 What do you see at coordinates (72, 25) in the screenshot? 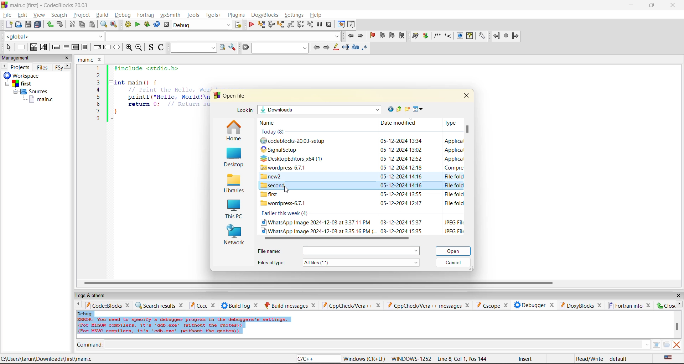
I see `cut` at bounding box center [72, 25].